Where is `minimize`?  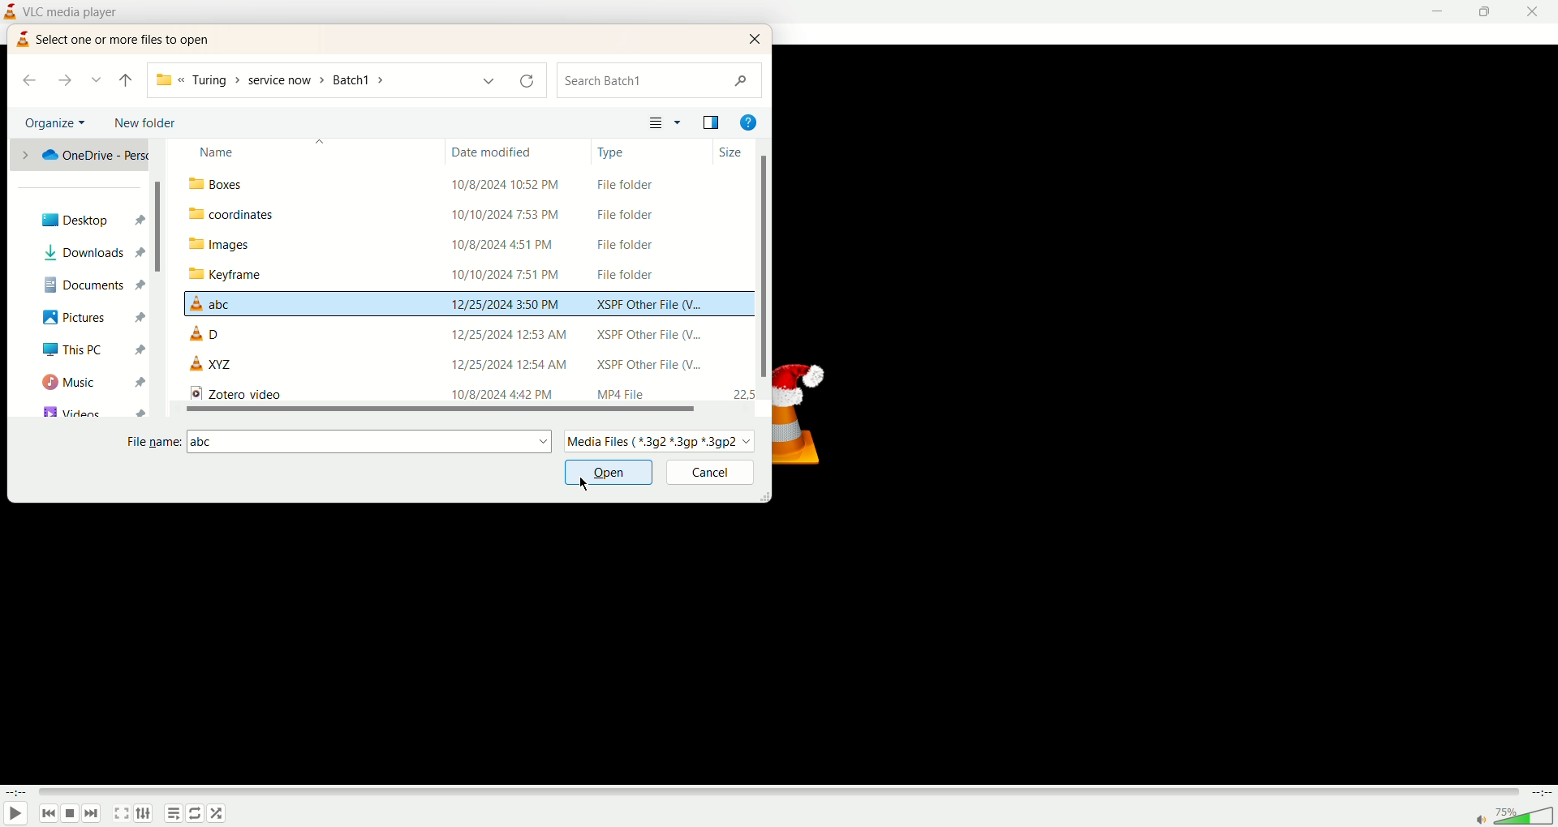 minimize is located at coordinates (1439, 11).